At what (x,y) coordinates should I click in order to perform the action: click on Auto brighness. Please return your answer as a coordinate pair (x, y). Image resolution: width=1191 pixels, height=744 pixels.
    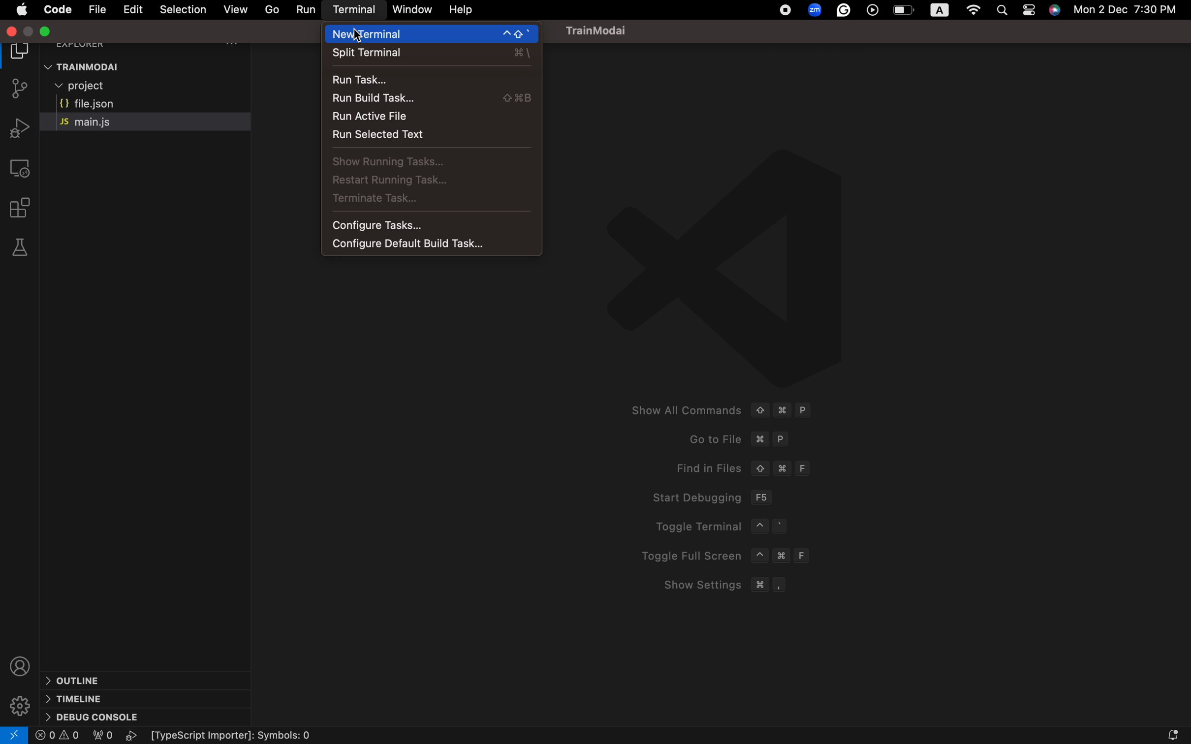
    Looking at the image, I should click on (940, 10).